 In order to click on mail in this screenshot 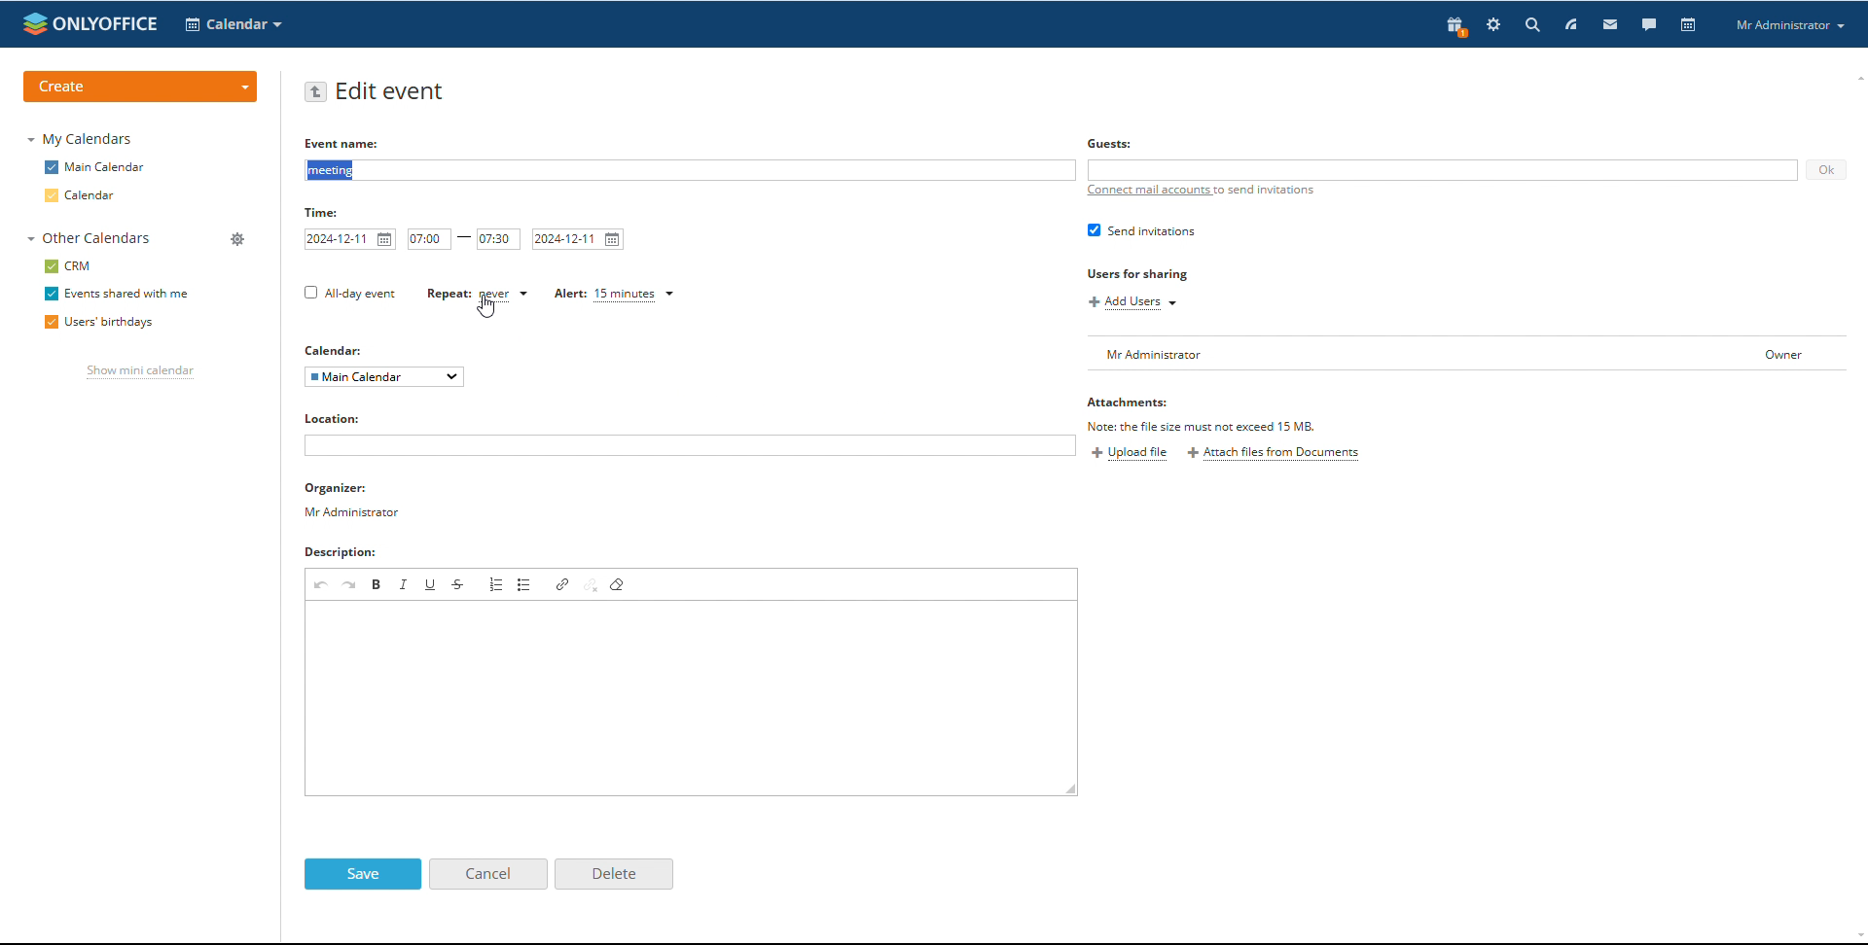, I will do `click(1611, 24)`.